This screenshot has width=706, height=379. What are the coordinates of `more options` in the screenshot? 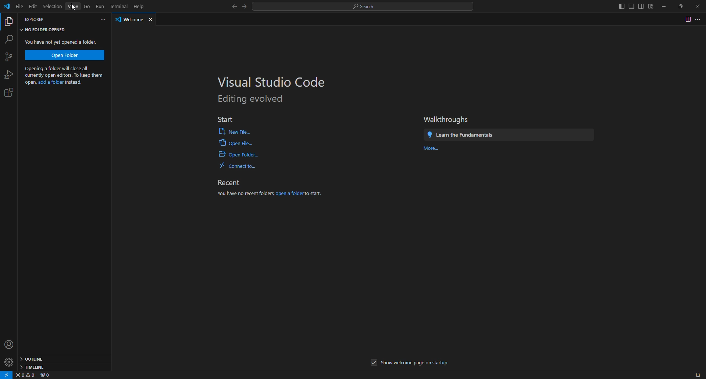 It's located at (700, 20).